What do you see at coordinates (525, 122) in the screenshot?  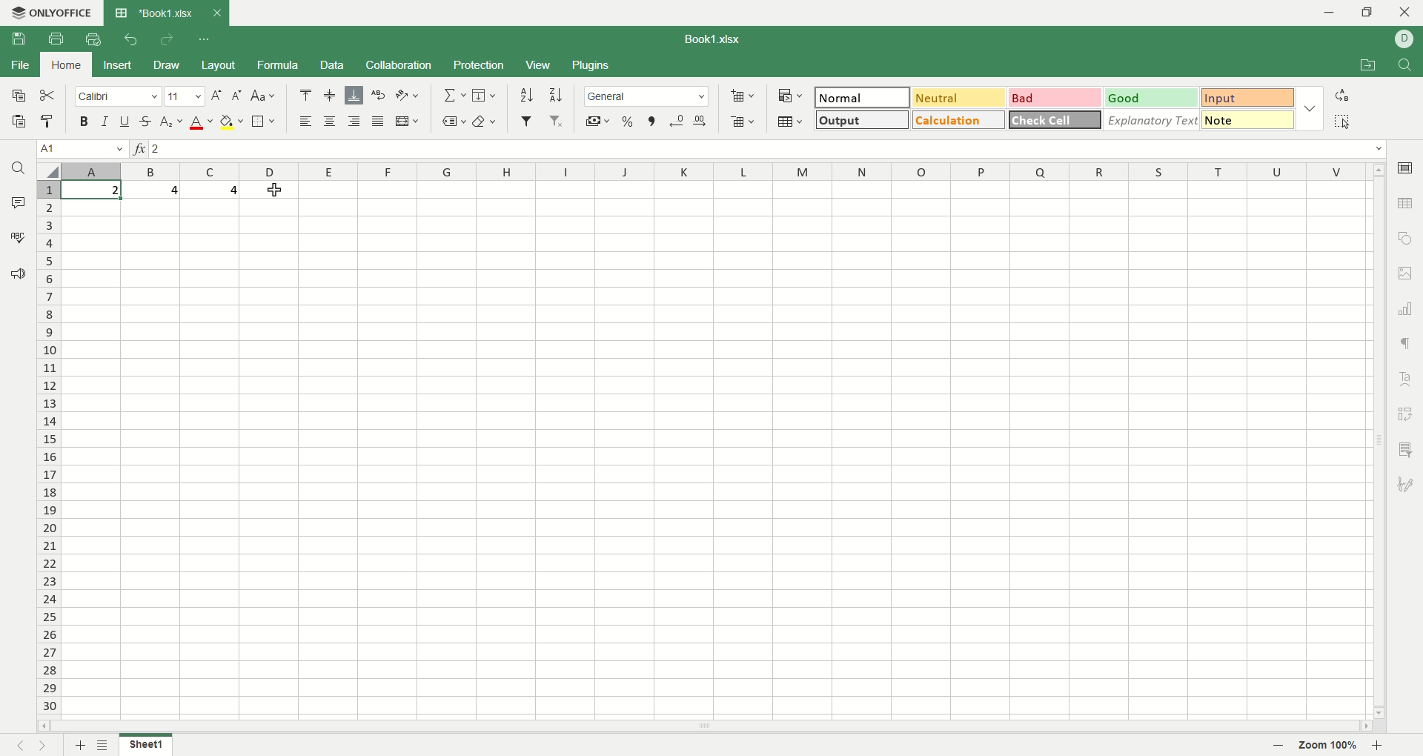 I see `filter` at bounding box center [525, 122].